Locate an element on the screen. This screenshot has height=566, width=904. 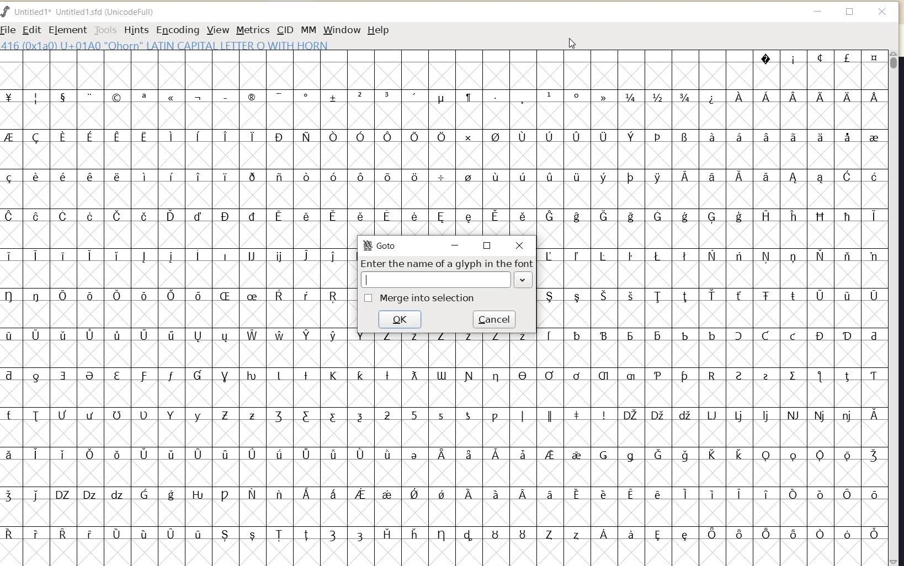
fontforge logo is located at coordinates (6, 13).